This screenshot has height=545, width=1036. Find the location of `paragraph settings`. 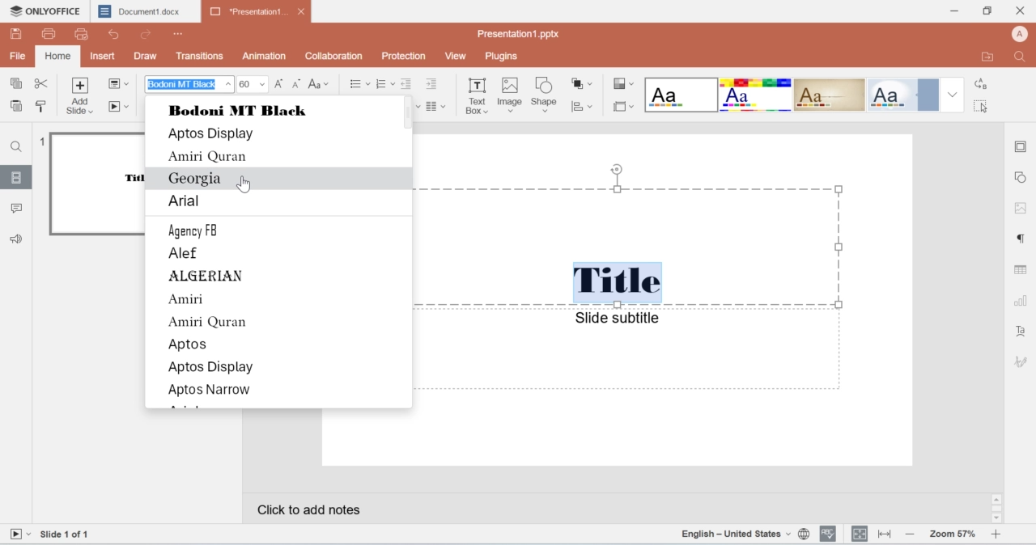

paragraph settings is located at coordinates (1019, 239).